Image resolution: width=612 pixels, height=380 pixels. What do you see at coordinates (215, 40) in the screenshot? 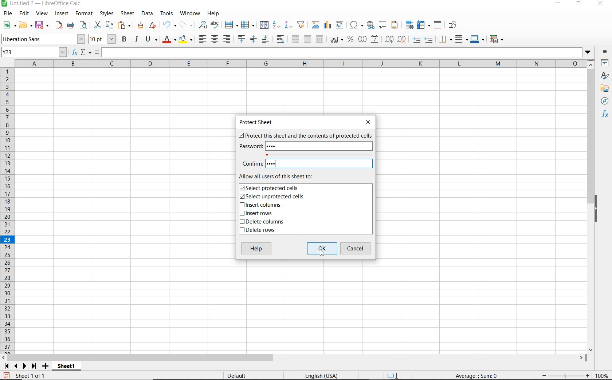
I see `ALIGN CENTER` at bounding box center [215, 40].